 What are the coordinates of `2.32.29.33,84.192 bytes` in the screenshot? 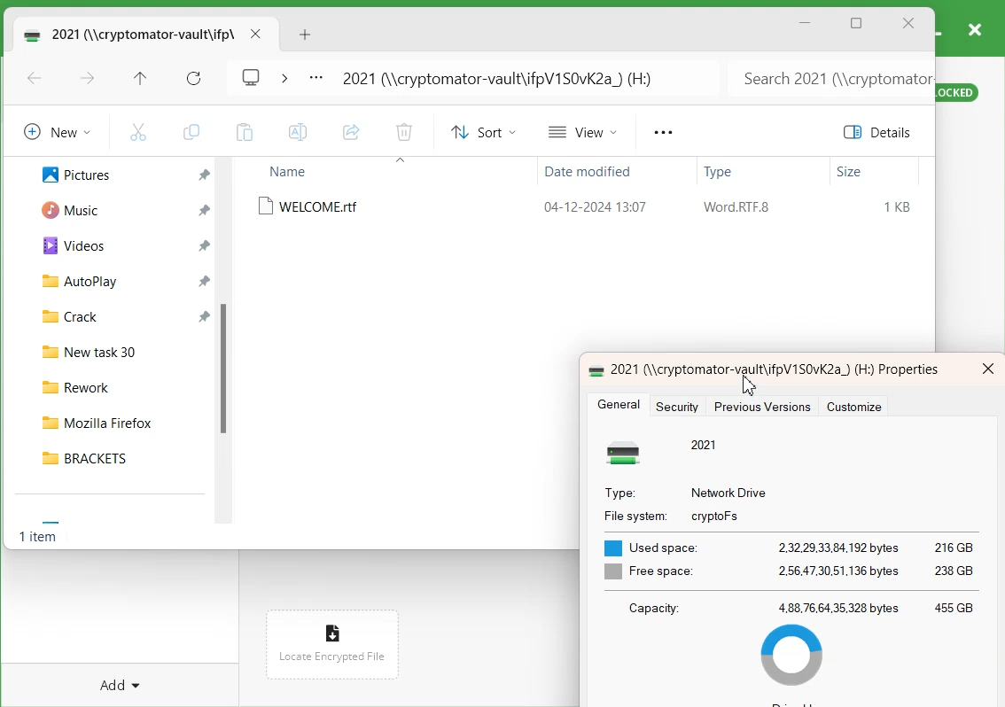 It's located at (839, 547).